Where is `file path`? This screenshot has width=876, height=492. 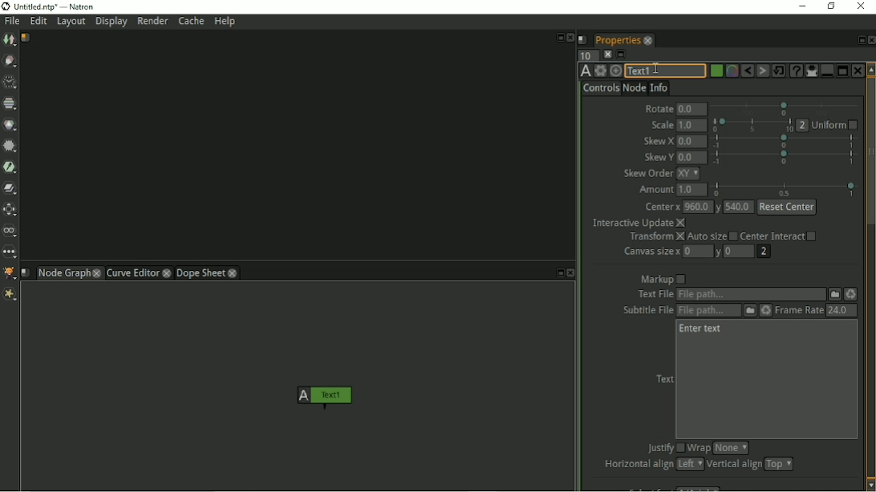
file path is located at coordinates (708, 311).